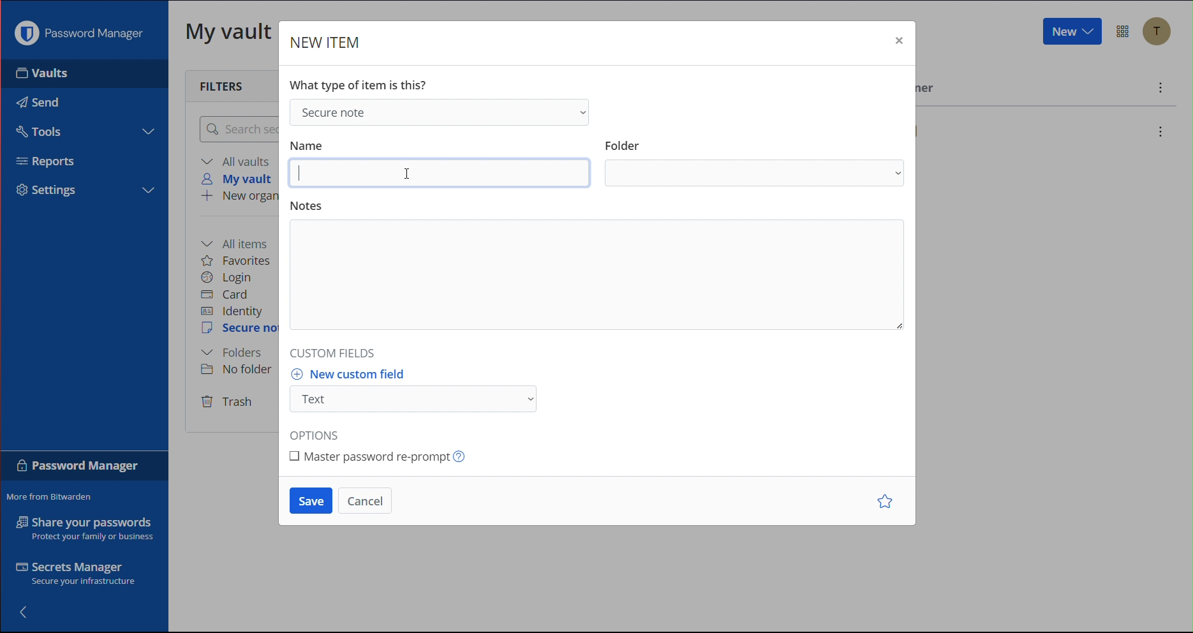  Describe the element at coordinates (898, 43) in the screenshot. I see `Close` at that location.